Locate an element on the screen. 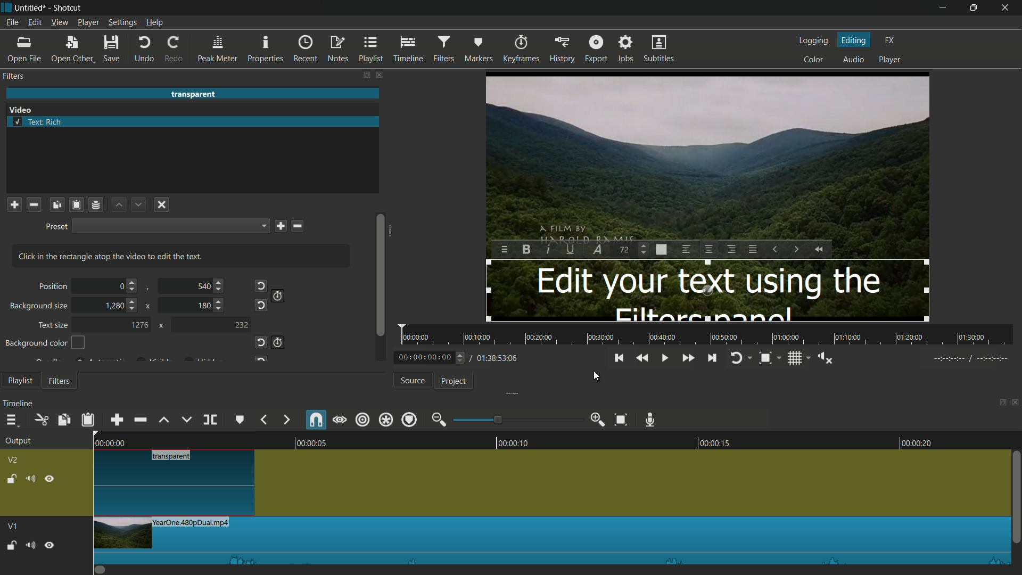 This screenshot has height=575, width=1022. open other is located at coordinates (73, 50).